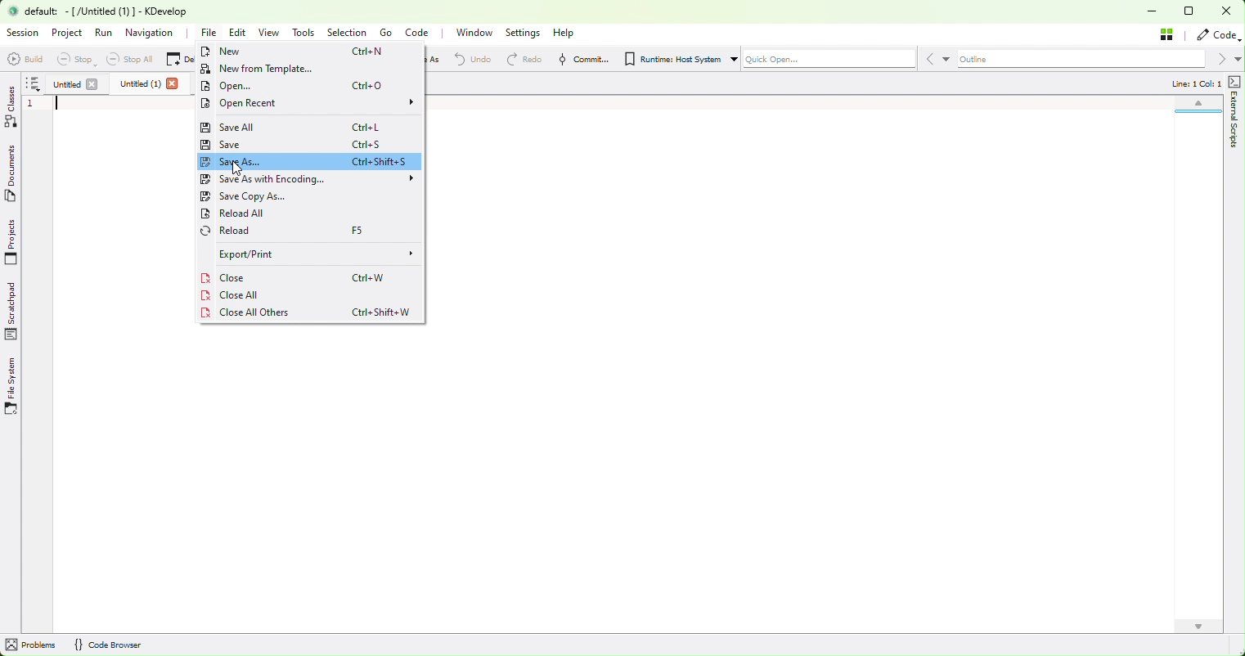 Image resolution: width=1245 pixels, height=656 pixels. Describe the element at coordinates (526, 34) in the screenshot. I see `Settings` at that location.